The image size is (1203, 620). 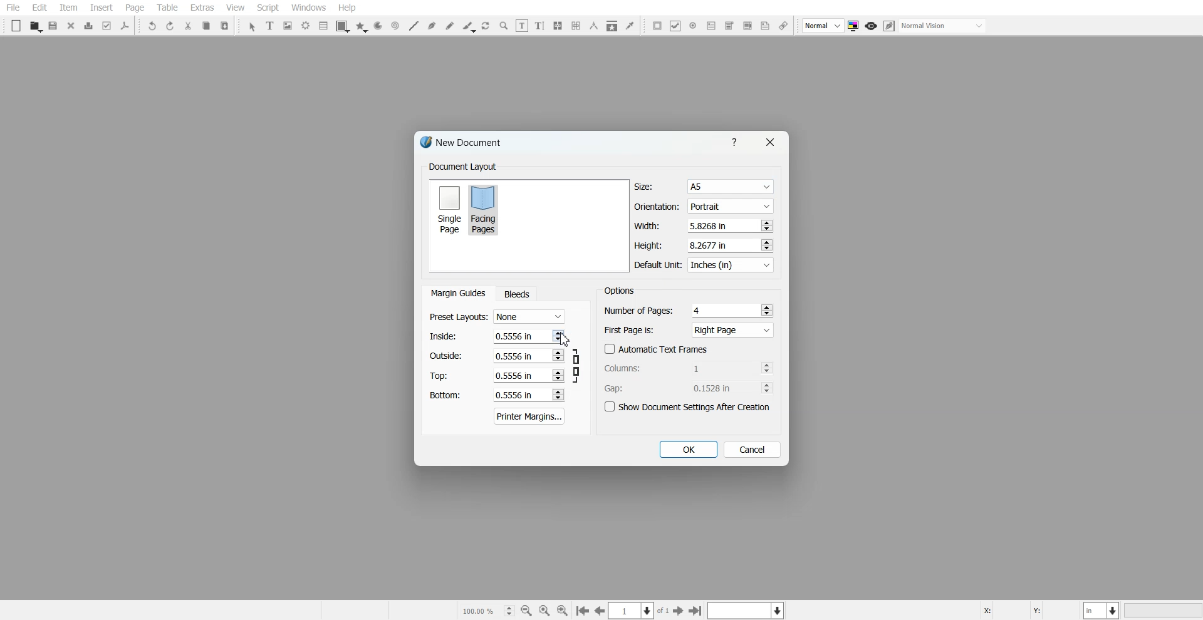 I want to click on Select the current layer, so click(x=747, y=610).